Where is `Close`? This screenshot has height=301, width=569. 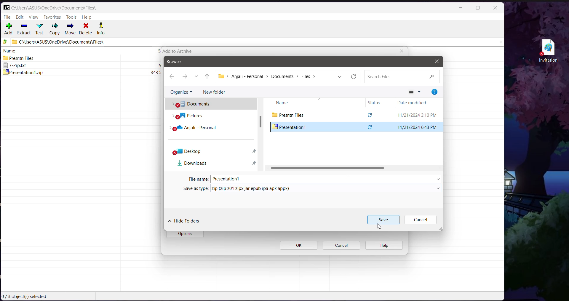 Close is located at coordinates (437, 61).